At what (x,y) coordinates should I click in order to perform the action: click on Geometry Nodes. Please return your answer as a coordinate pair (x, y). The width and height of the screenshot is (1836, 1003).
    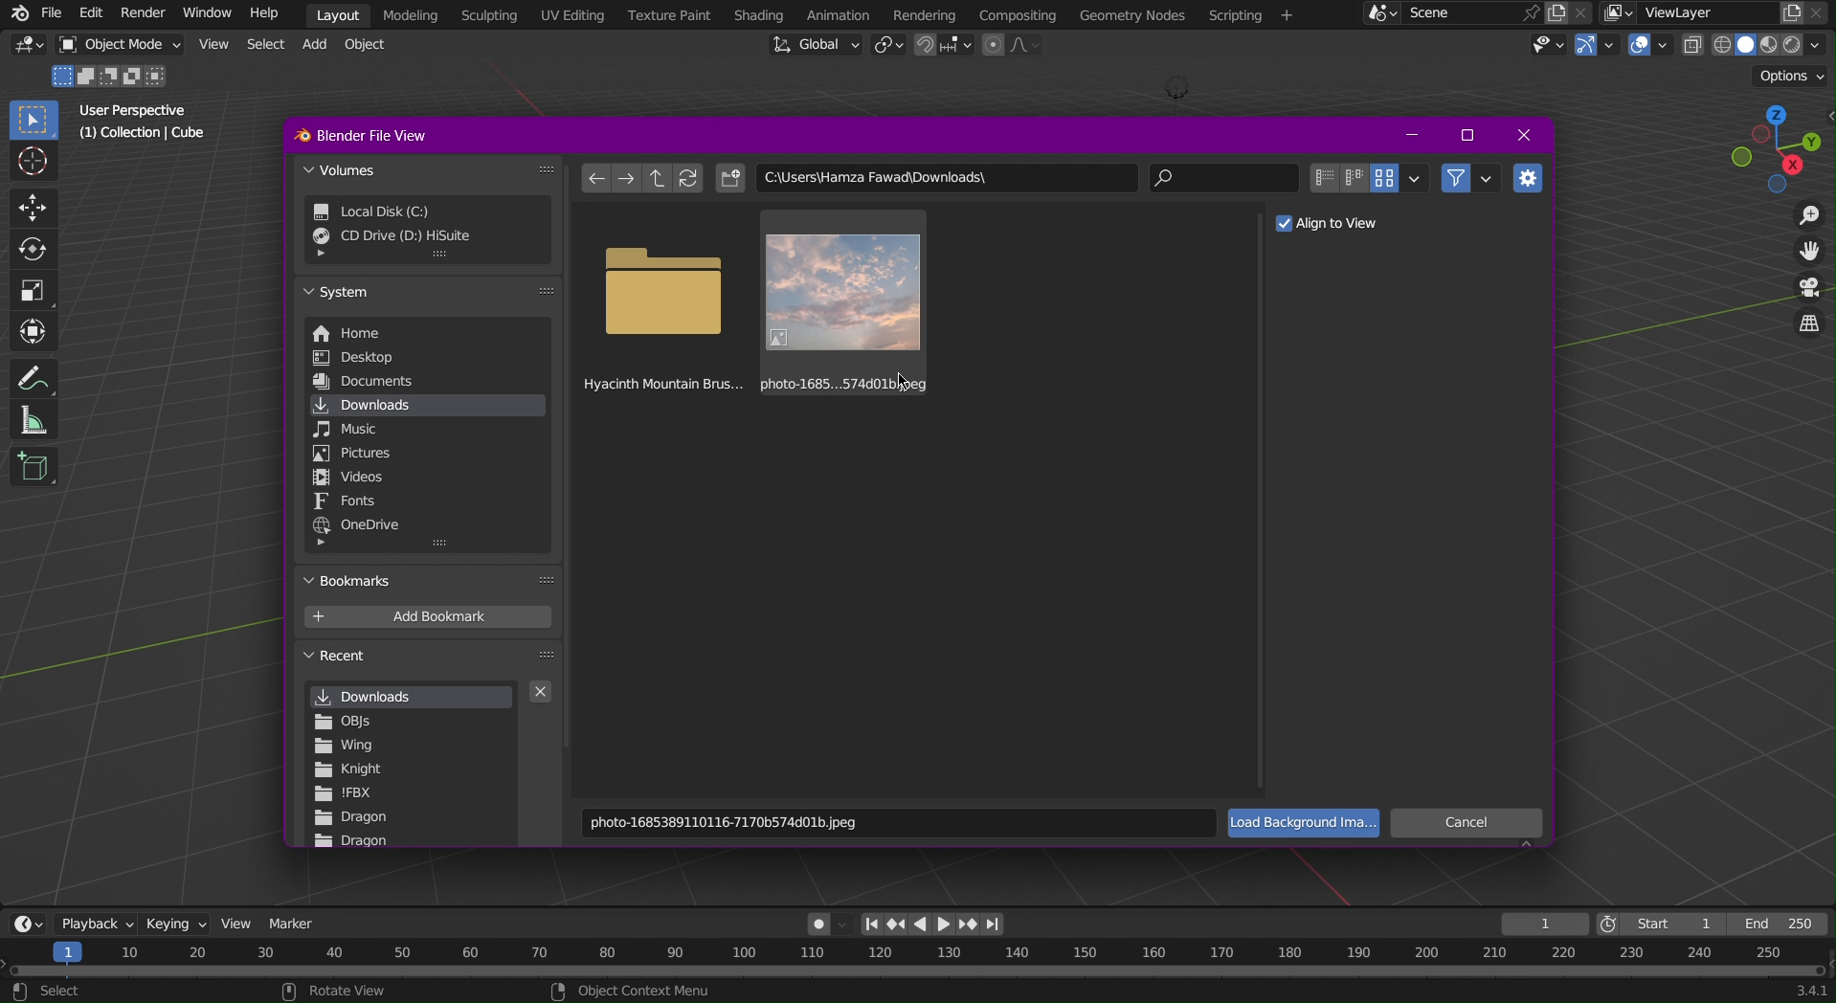
    Looking at the image, I should click on (1131, 16).